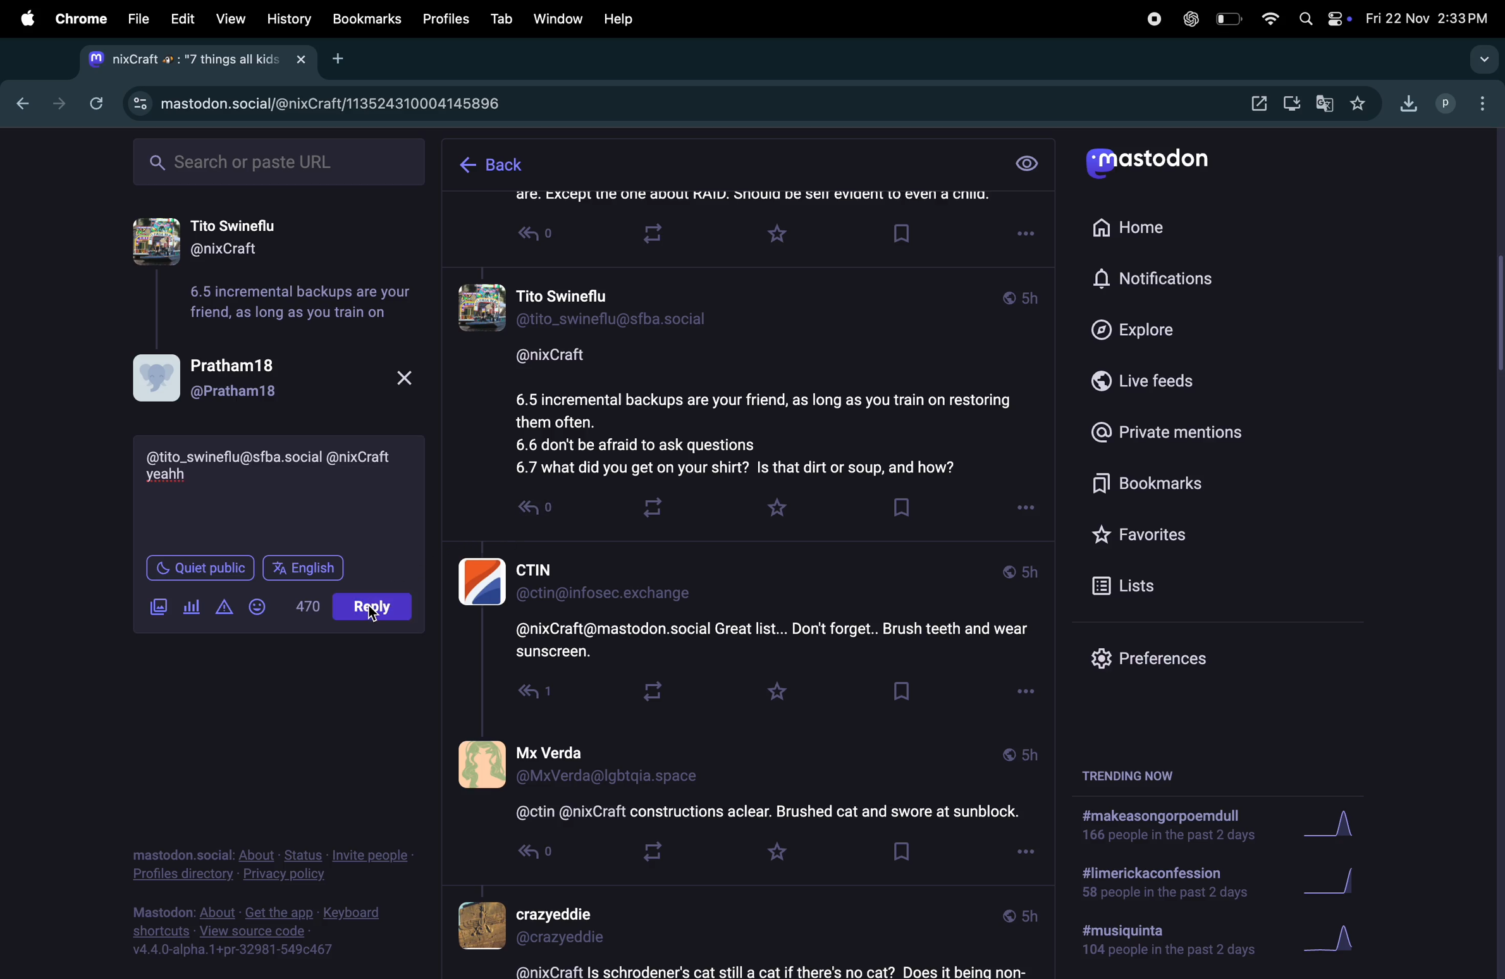 Image resolution: width=1505 pixels, height=979 pixels. What do you see at coordinates (1138, 227) in the screenshot?
I see `home` at bounding box center [1138, 227].